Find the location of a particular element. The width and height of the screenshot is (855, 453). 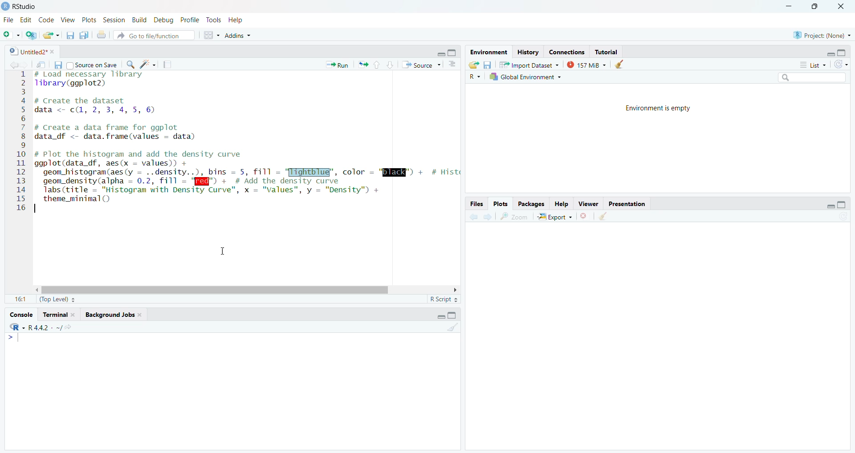

Debug is located at coordinates (163, 20).